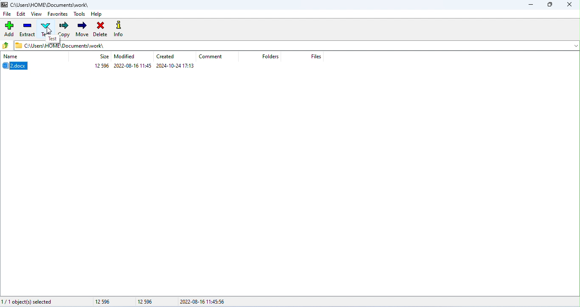  Describe the element at coordinates (17, 66) in the screenshot. I see `2.dox` at that location.